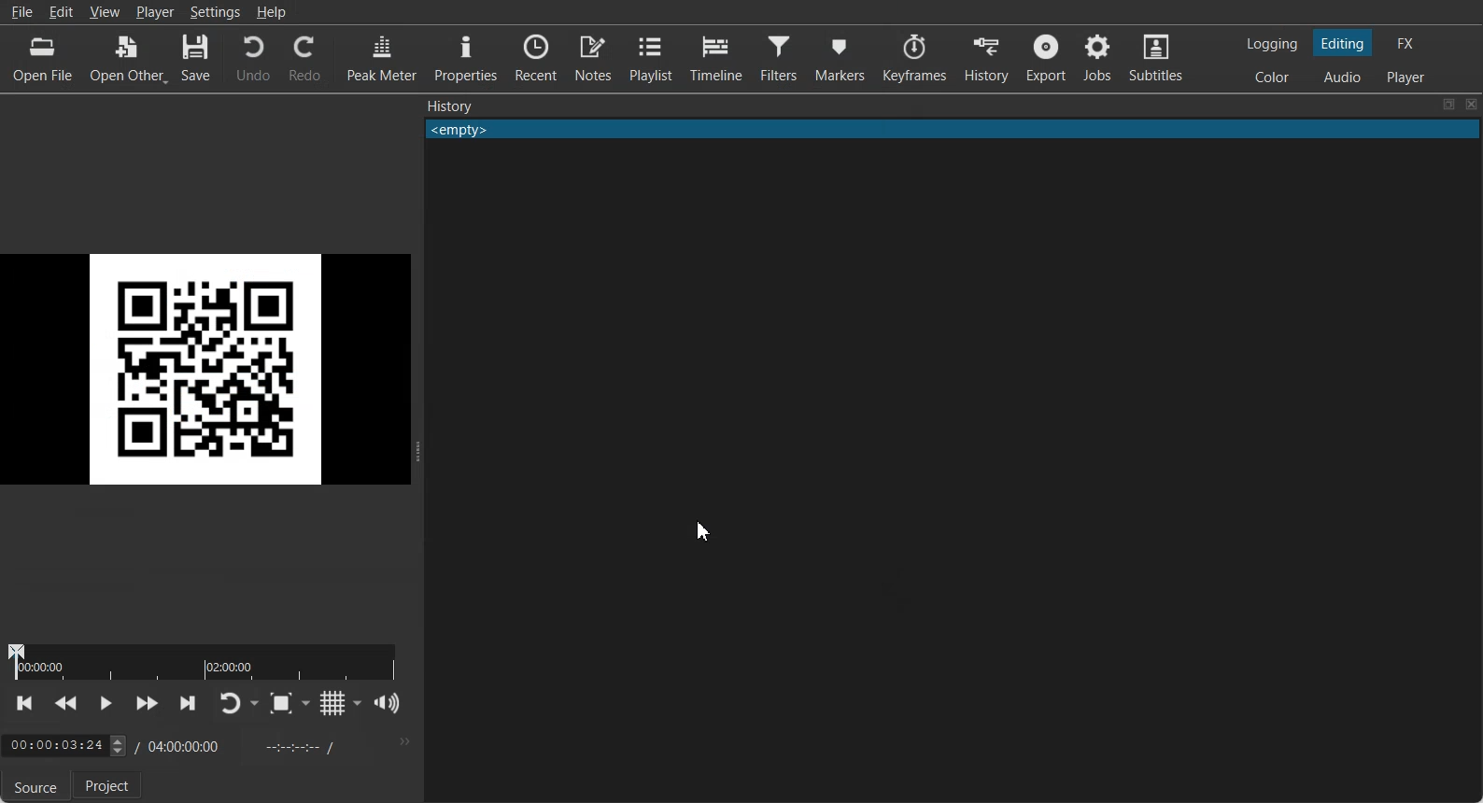  What do you see at coordinates (1156, 56) in the screenshot?
I see `Subtitles` at bounding box center [1156, 56].